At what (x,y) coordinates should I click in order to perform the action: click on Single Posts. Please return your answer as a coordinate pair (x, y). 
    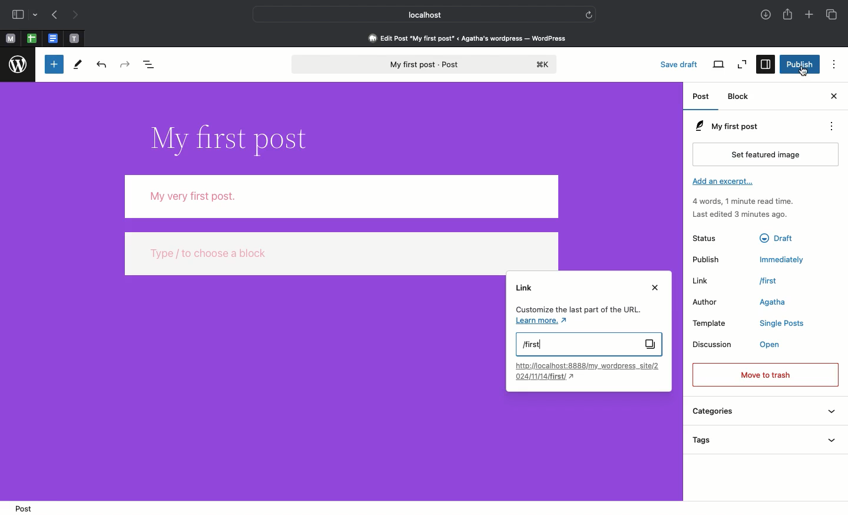
    Looking at the image, I should click on (781, 323).